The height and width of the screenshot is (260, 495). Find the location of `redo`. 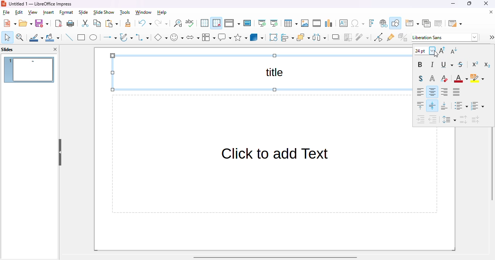

redo is located at coordinates (161, 23).